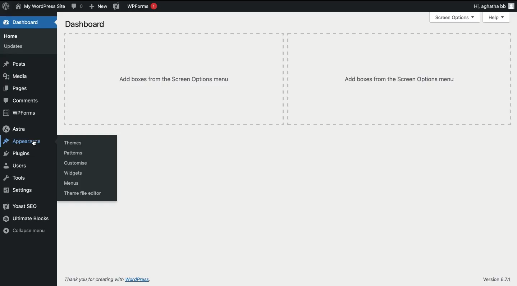 The height and width of the screenshot is (286, 517). I want to click on Pages, so click(17, 89).